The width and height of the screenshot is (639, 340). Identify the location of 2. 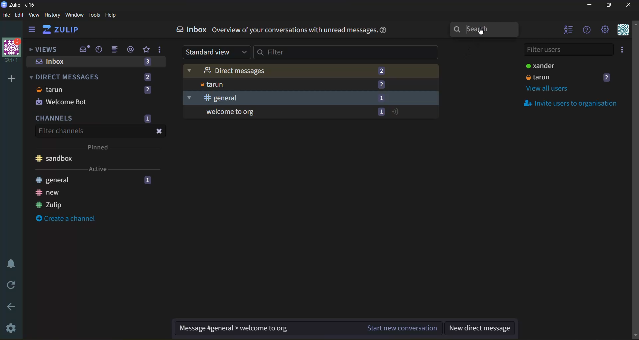
(147, 90).